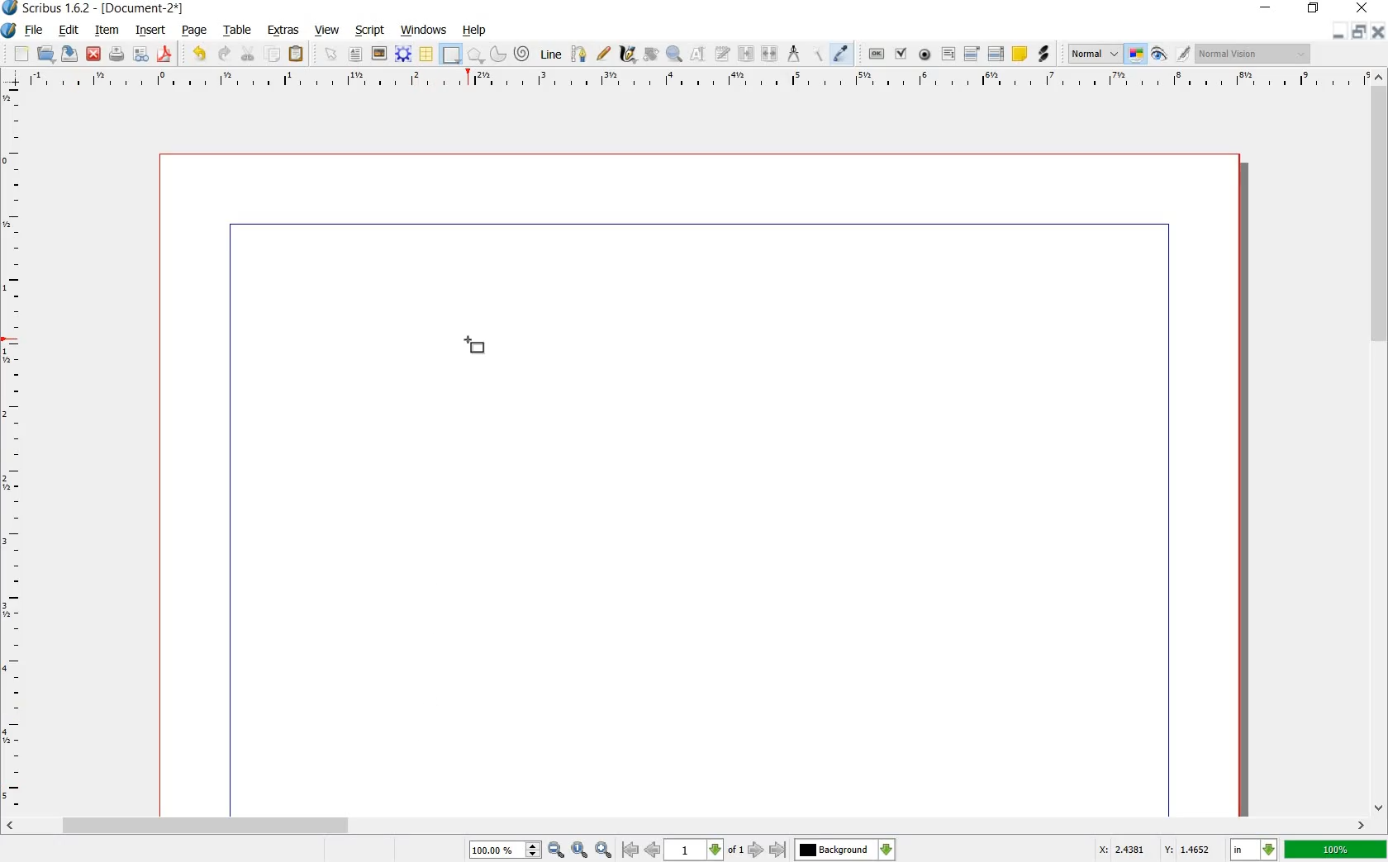  I want to click on VIEW, so click(326, 31).